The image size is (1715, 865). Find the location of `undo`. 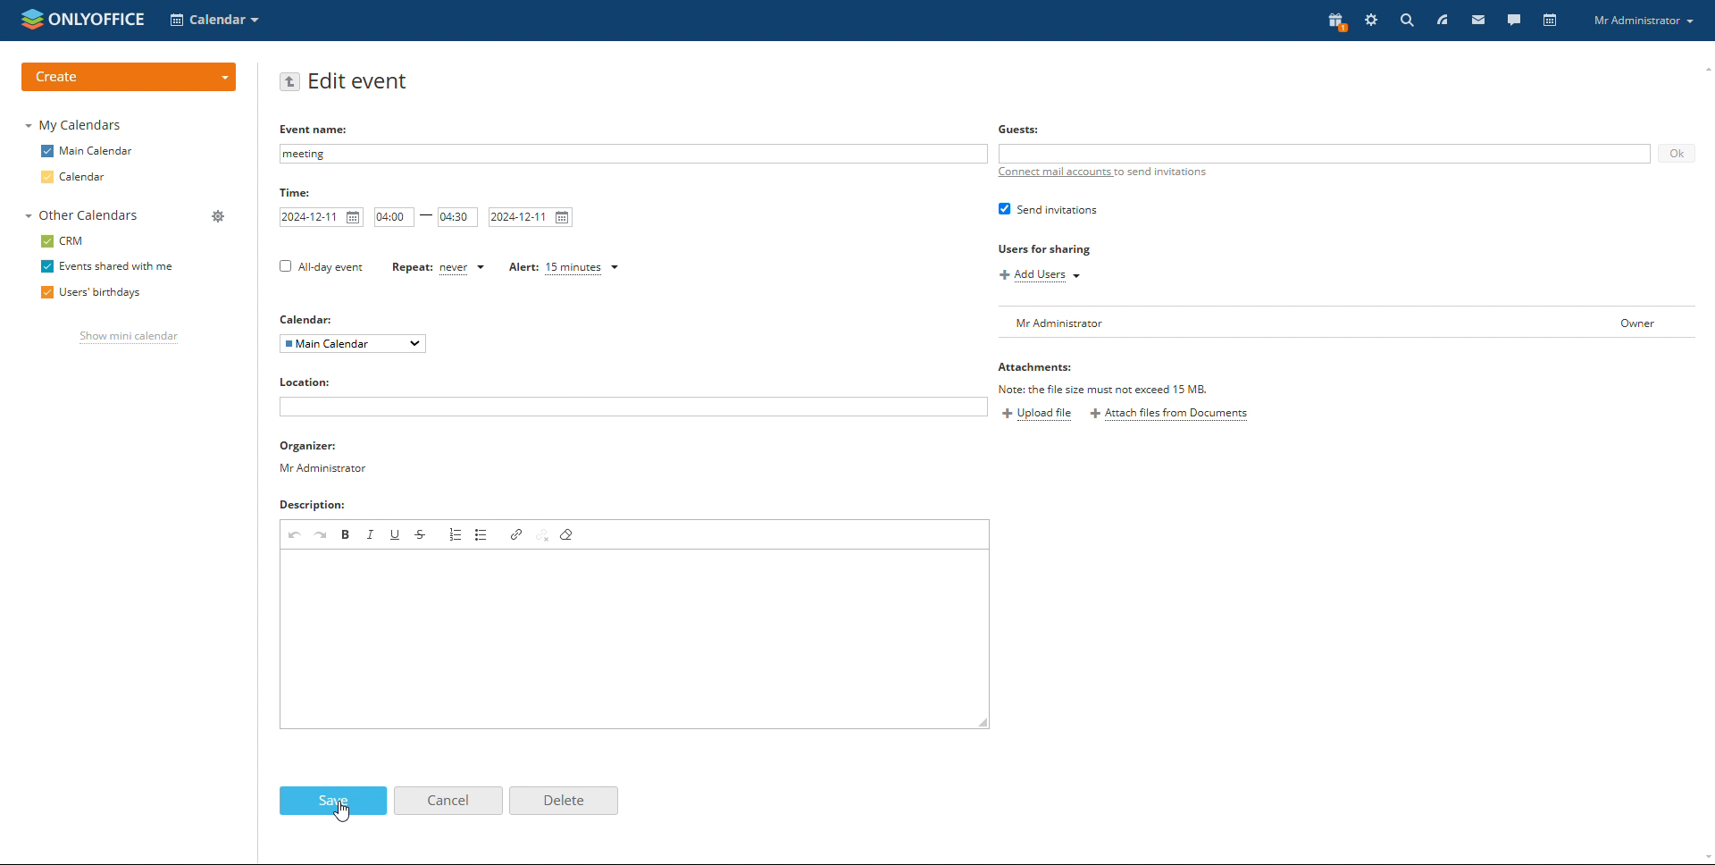

undo is located at coordinates (295, 534).